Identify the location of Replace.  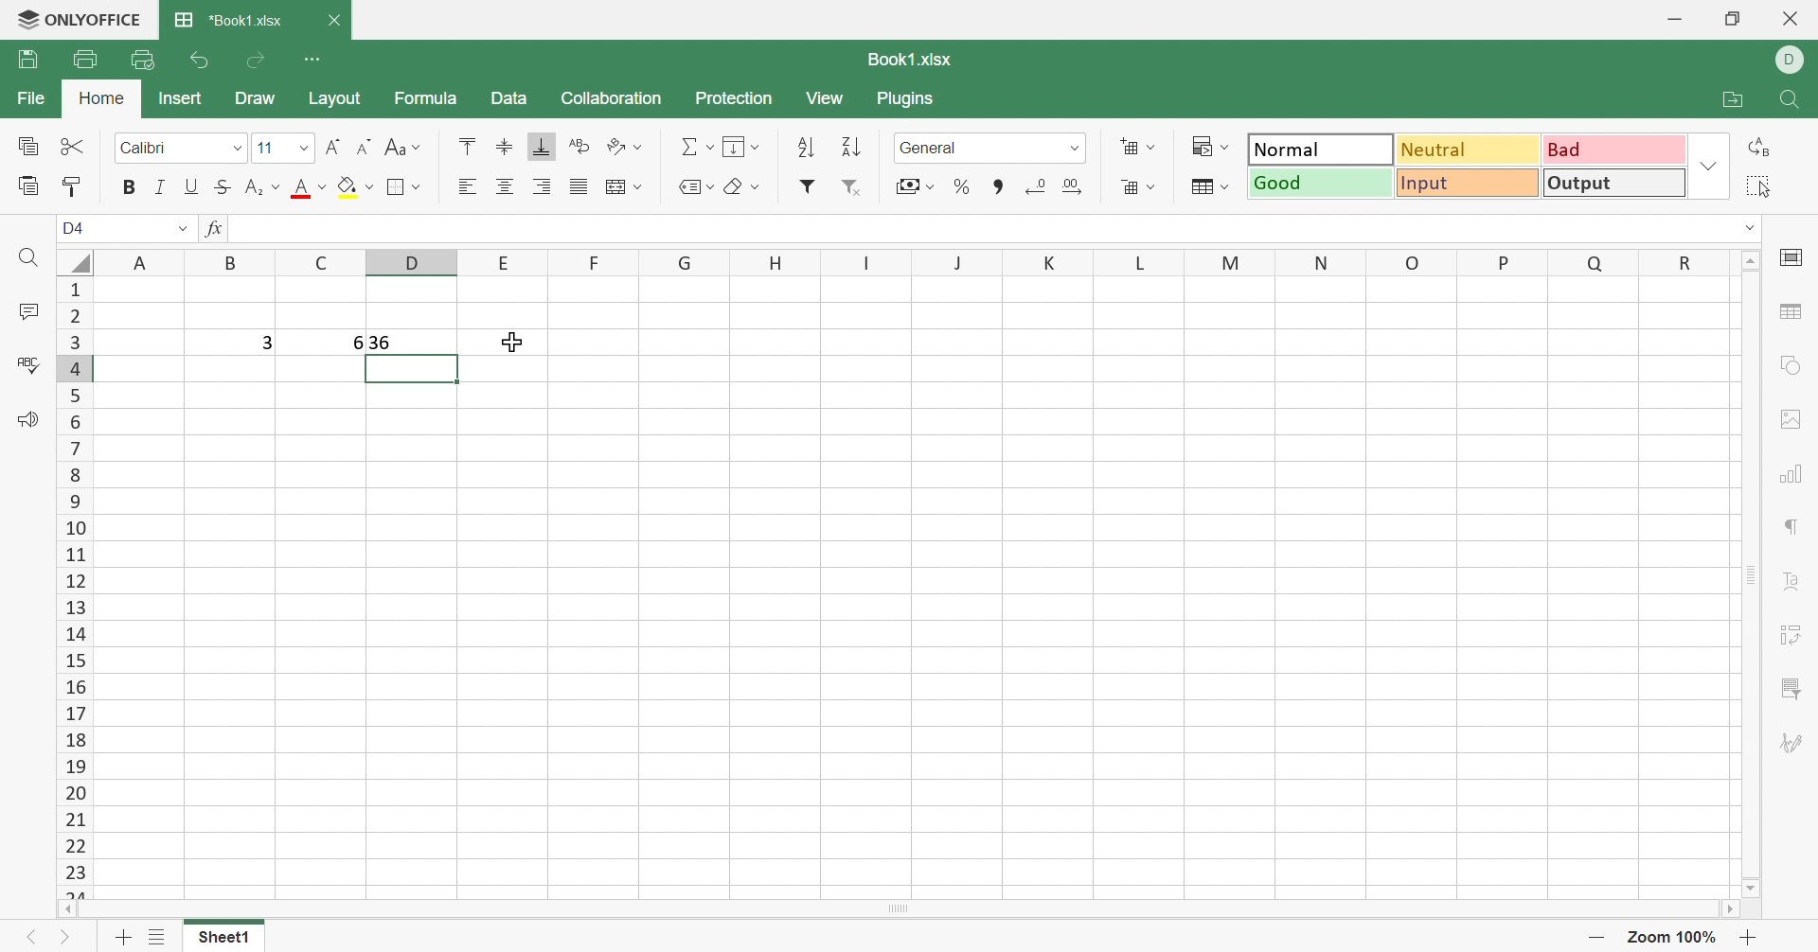
(1761, 145).